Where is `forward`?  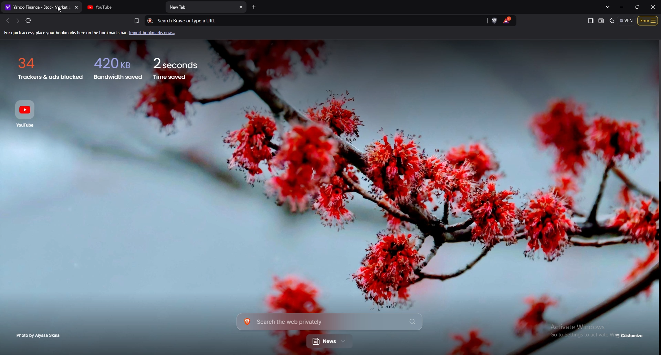
forward is located at coordinates (17, 21).